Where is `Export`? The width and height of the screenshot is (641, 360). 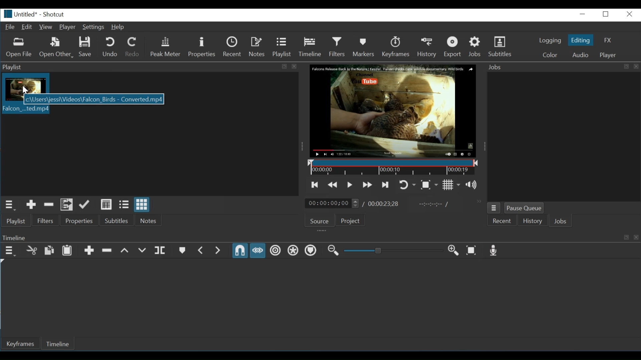
Export is located at coordinates (455, 47).